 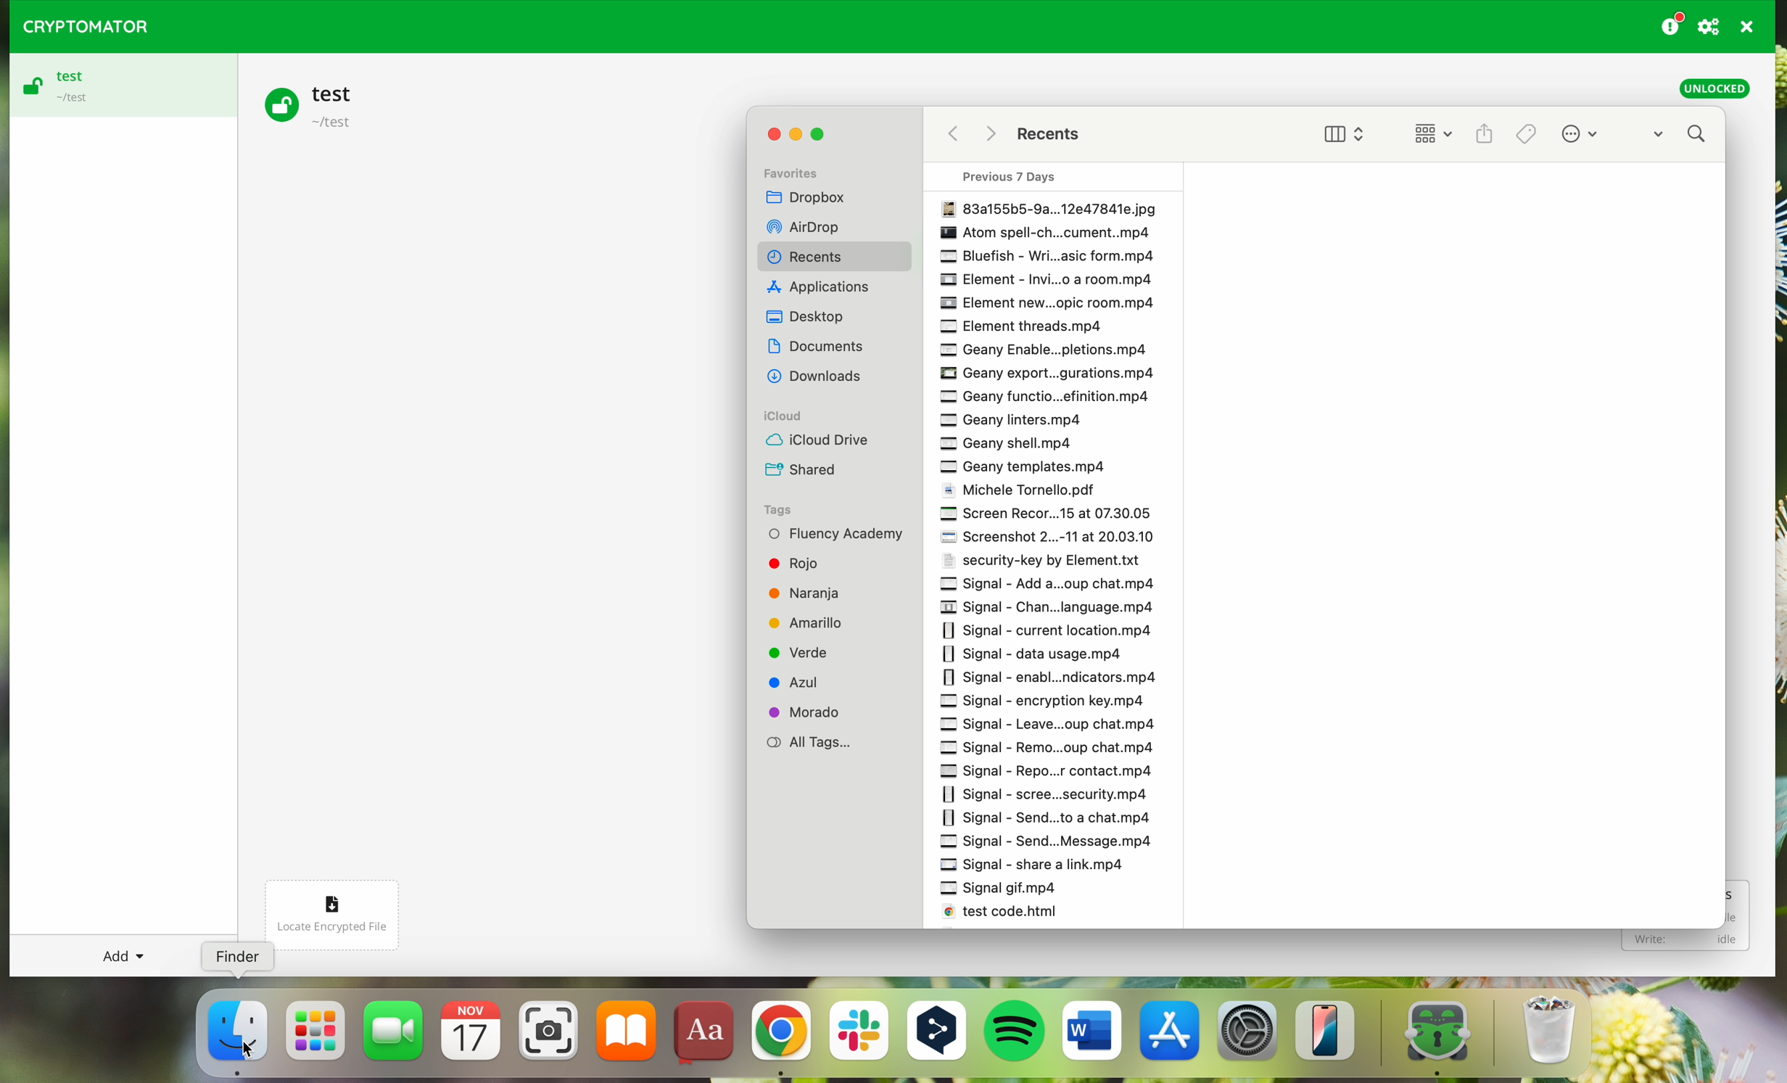 I want to click on , so click(x=994, y=136).